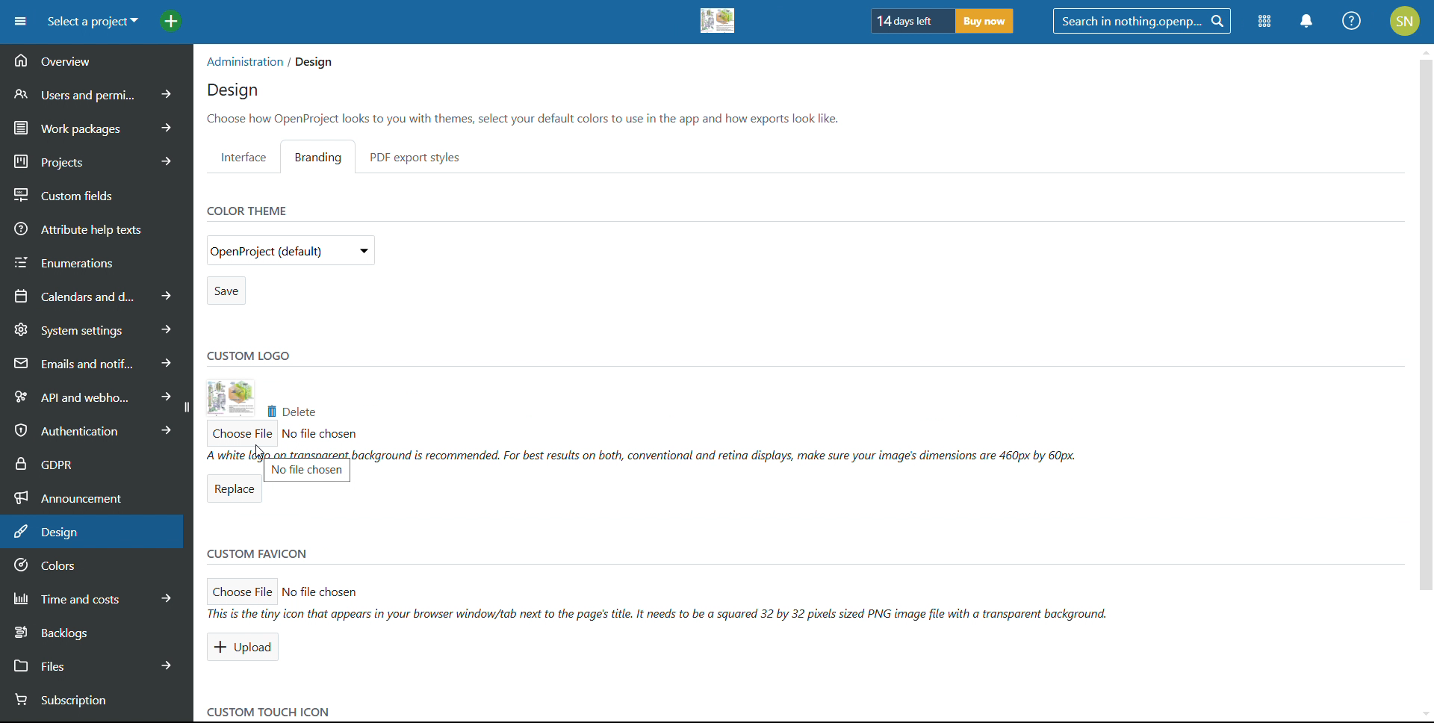 This screenshot has height=723, width=1434. Describe the element at coordinates (186, 407) in the screenshot. I see `collapse` at that location.